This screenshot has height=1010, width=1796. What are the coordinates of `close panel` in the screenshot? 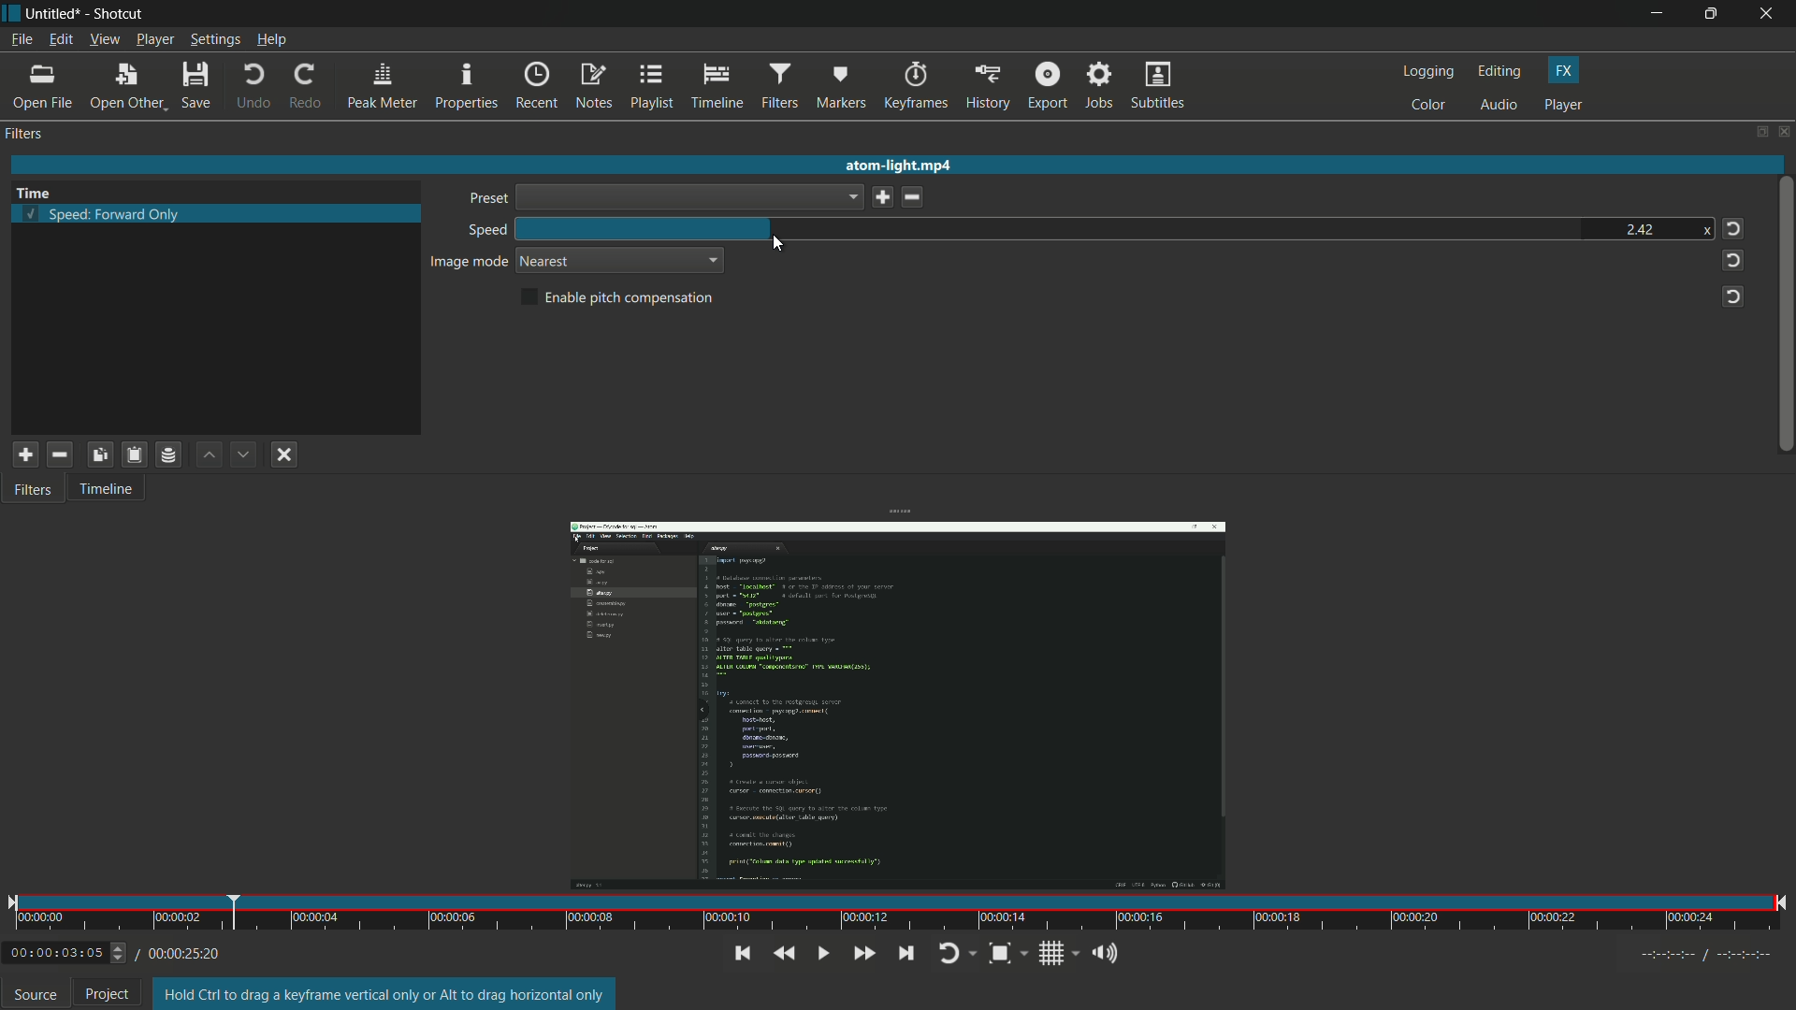 It's located at (1785, 131).